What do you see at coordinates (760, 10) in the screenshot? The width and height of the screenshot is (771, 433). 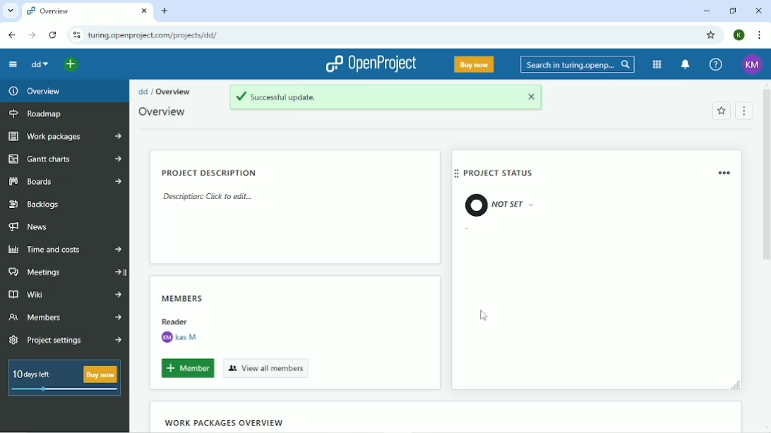 I see `Close` at bounding box center [760, 10].